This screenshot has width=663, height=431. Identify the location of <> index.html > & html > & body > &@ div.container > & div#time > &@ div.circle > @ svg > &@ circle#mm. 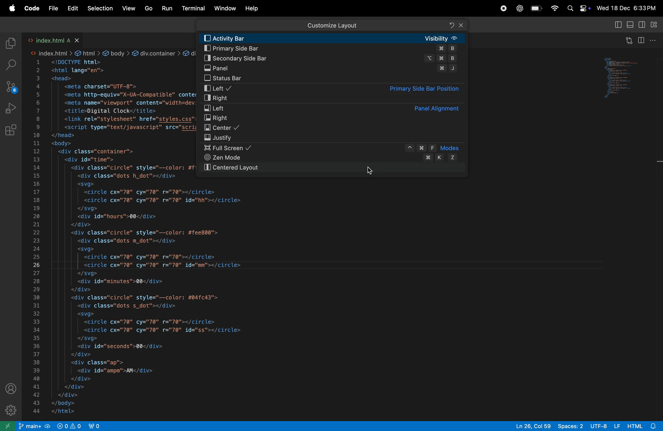
(114, 52).